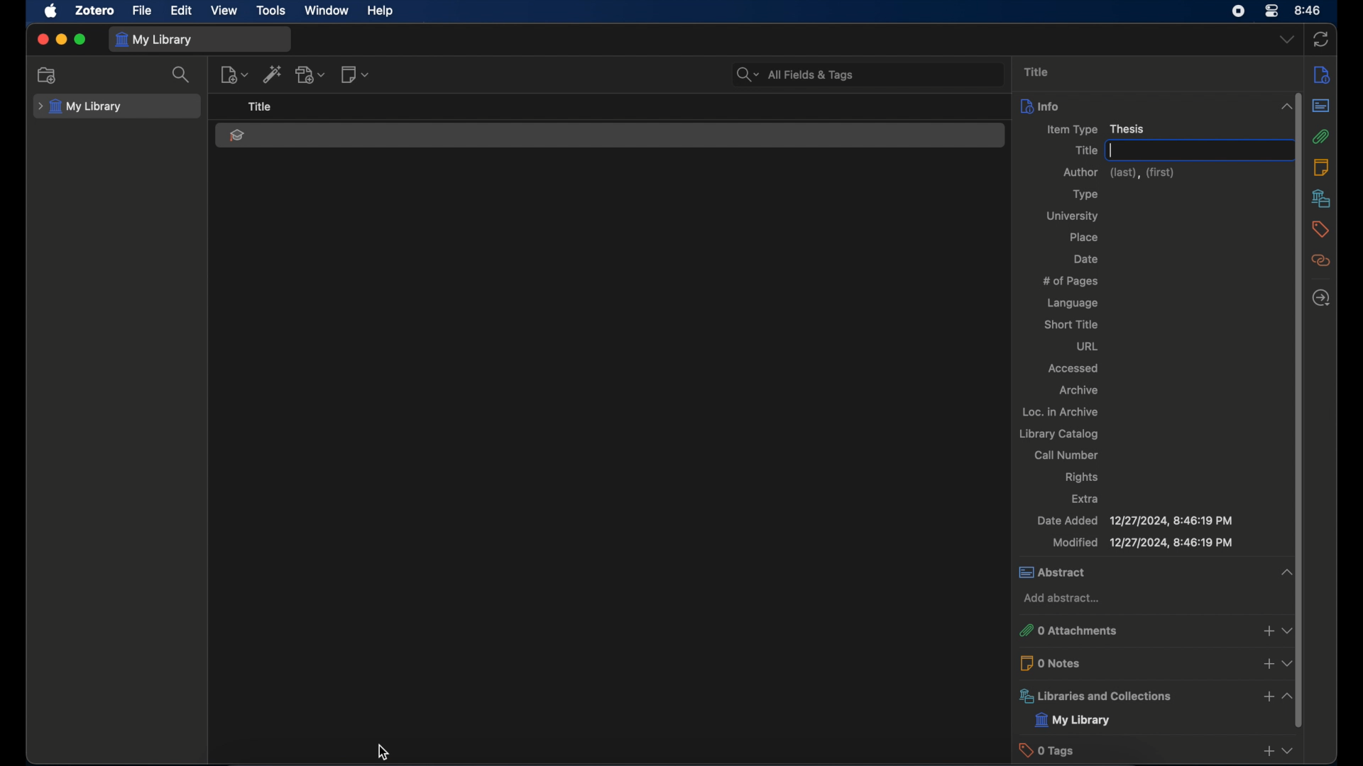 This screenshot has width=1363, height=766. Describe the element at coordinates (153, 40) in the screenshot. I see `my library` at that location.